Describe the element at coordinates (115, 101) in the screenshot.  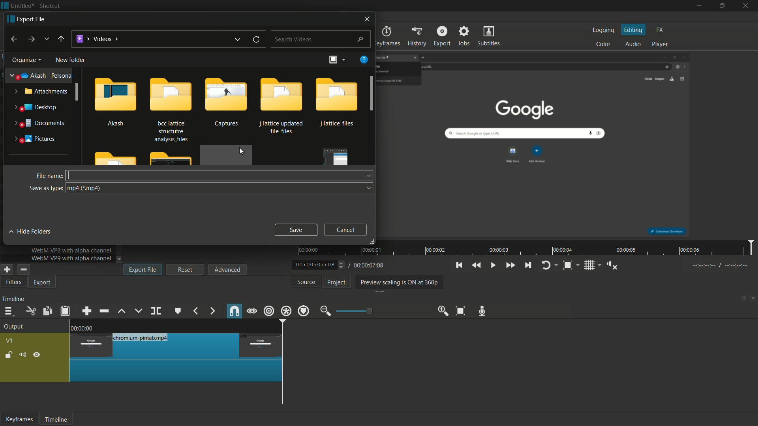
I see `folder-1` at that location.